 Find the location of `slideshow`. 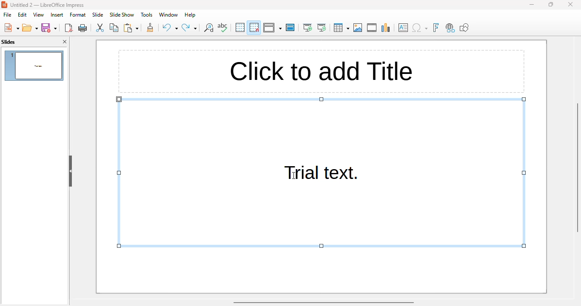

slideshow is located at coordinates (122, 15).